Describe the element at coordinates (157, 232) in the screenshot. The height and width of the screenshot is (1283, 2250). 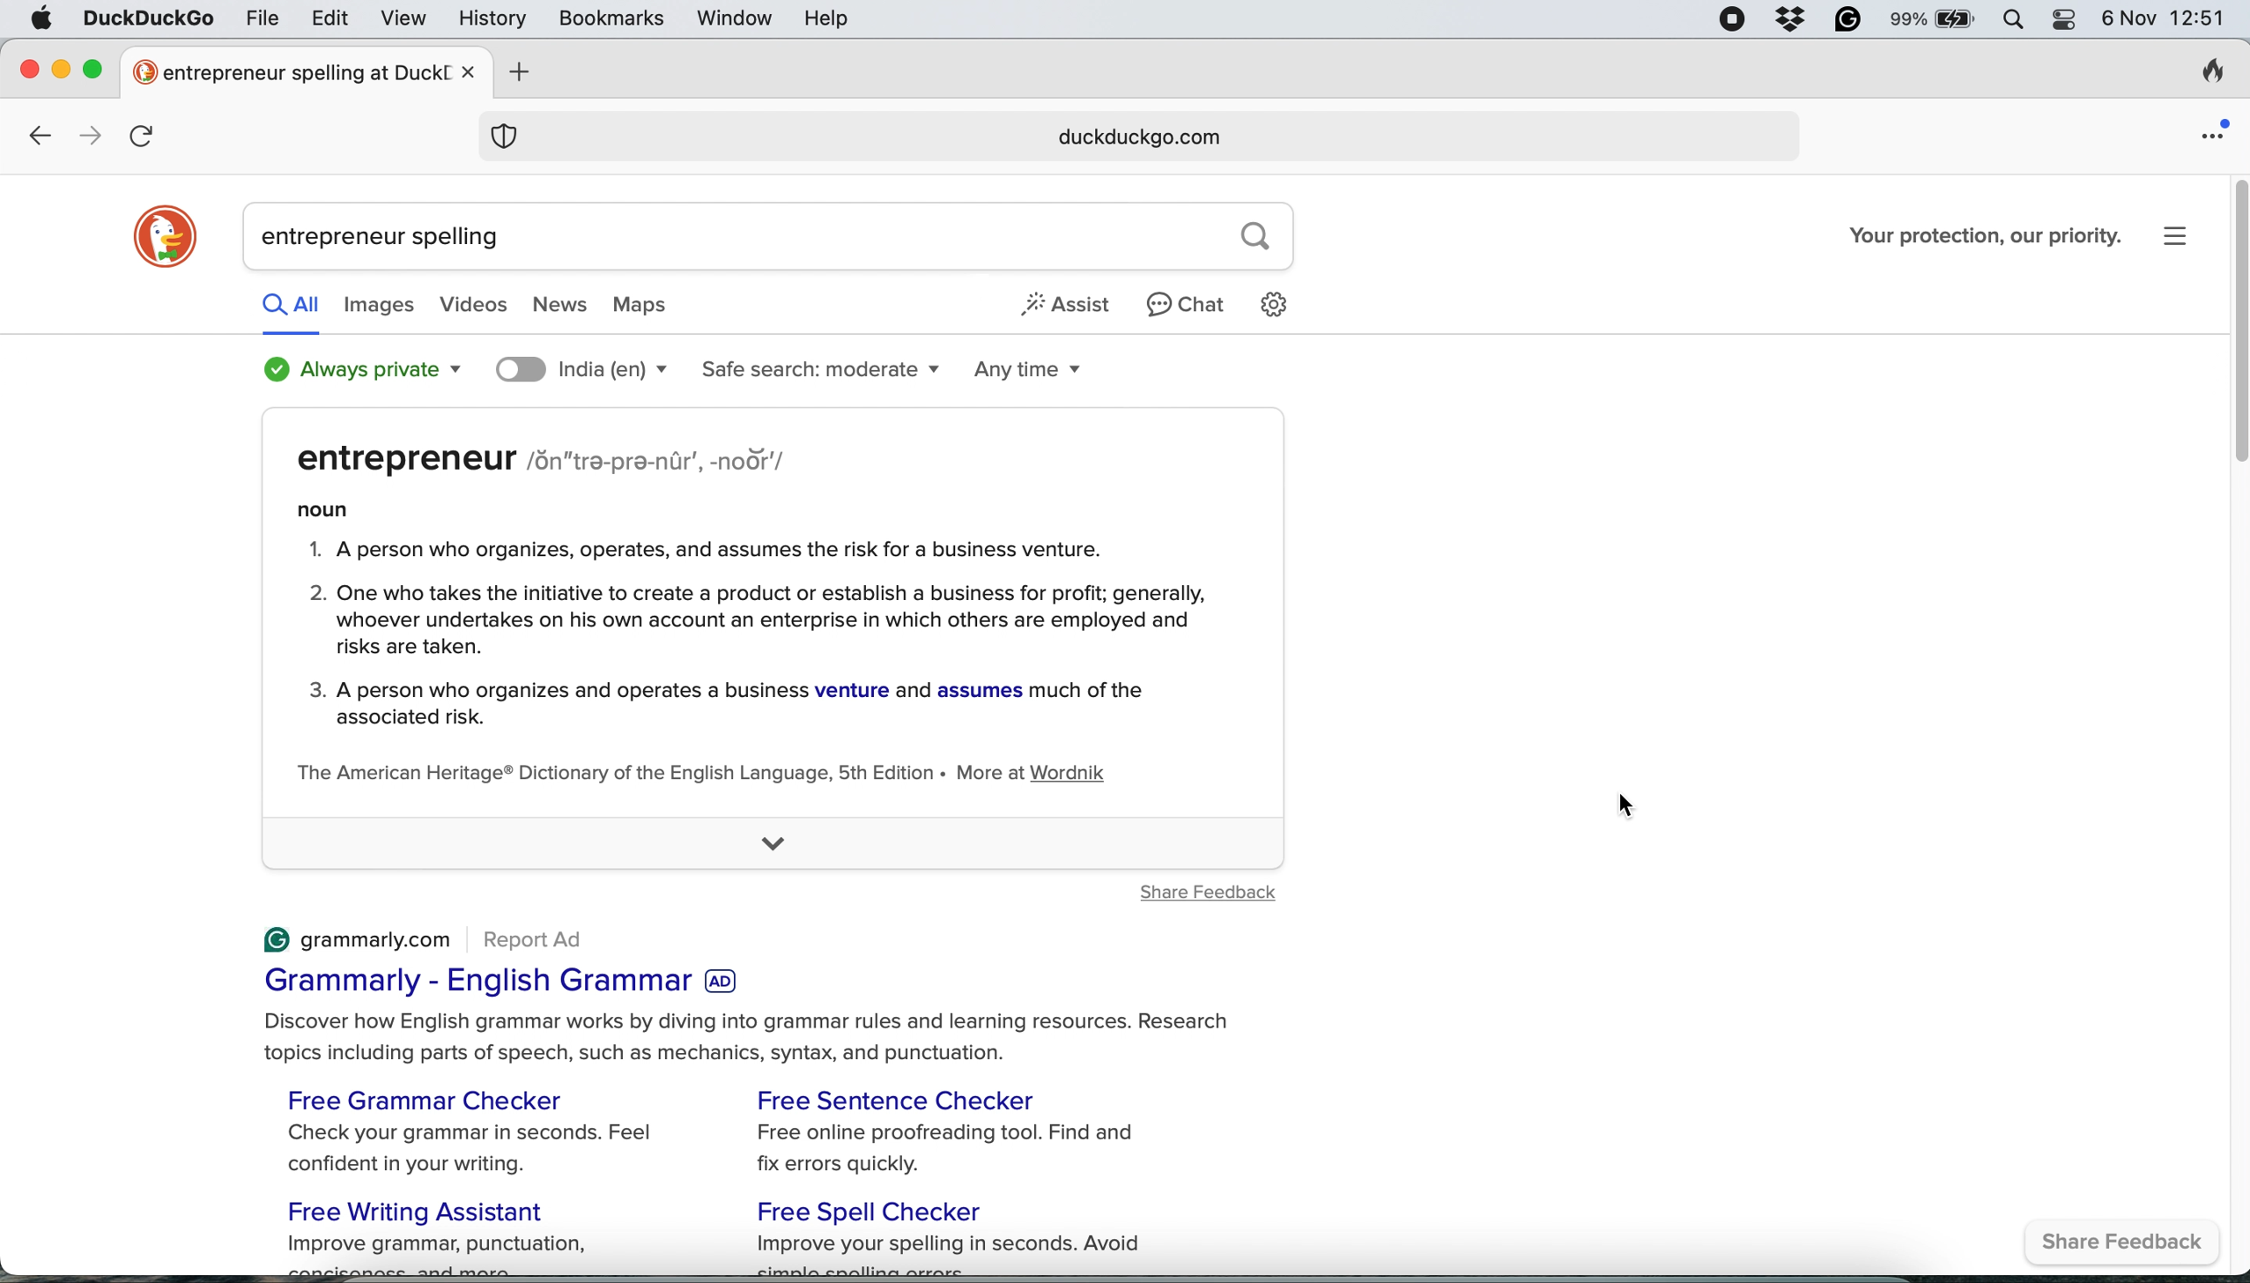
I see `duckduckgo logo` at that location.